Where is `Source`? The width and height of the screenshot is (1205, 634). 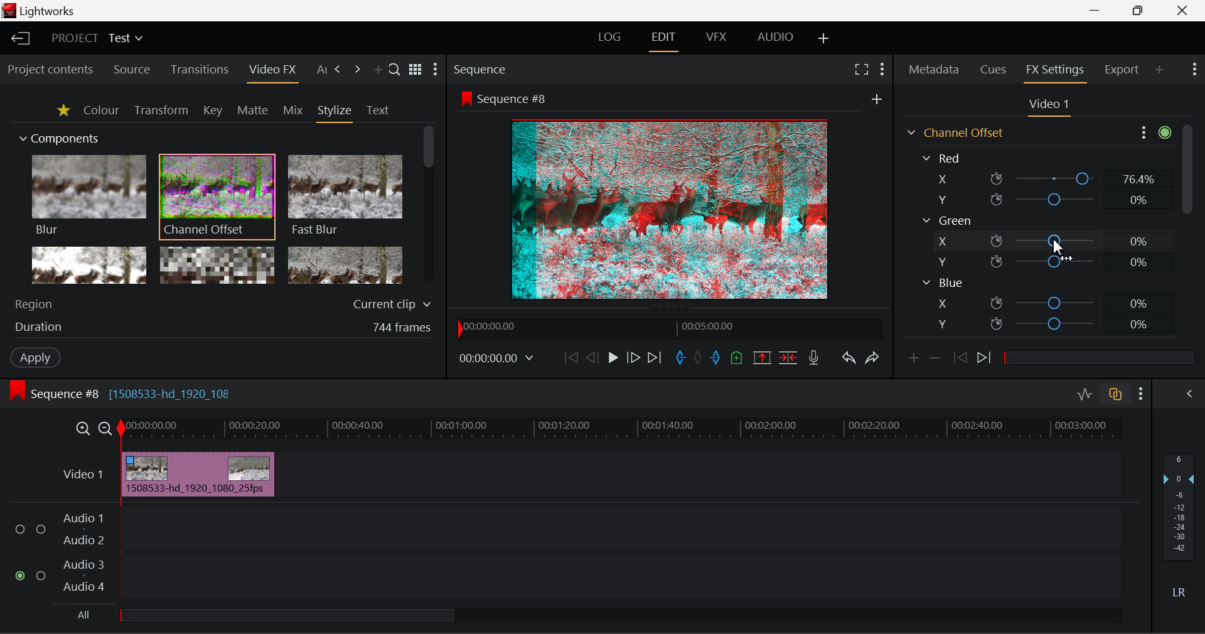
Source is located at coordinates (133, 69).